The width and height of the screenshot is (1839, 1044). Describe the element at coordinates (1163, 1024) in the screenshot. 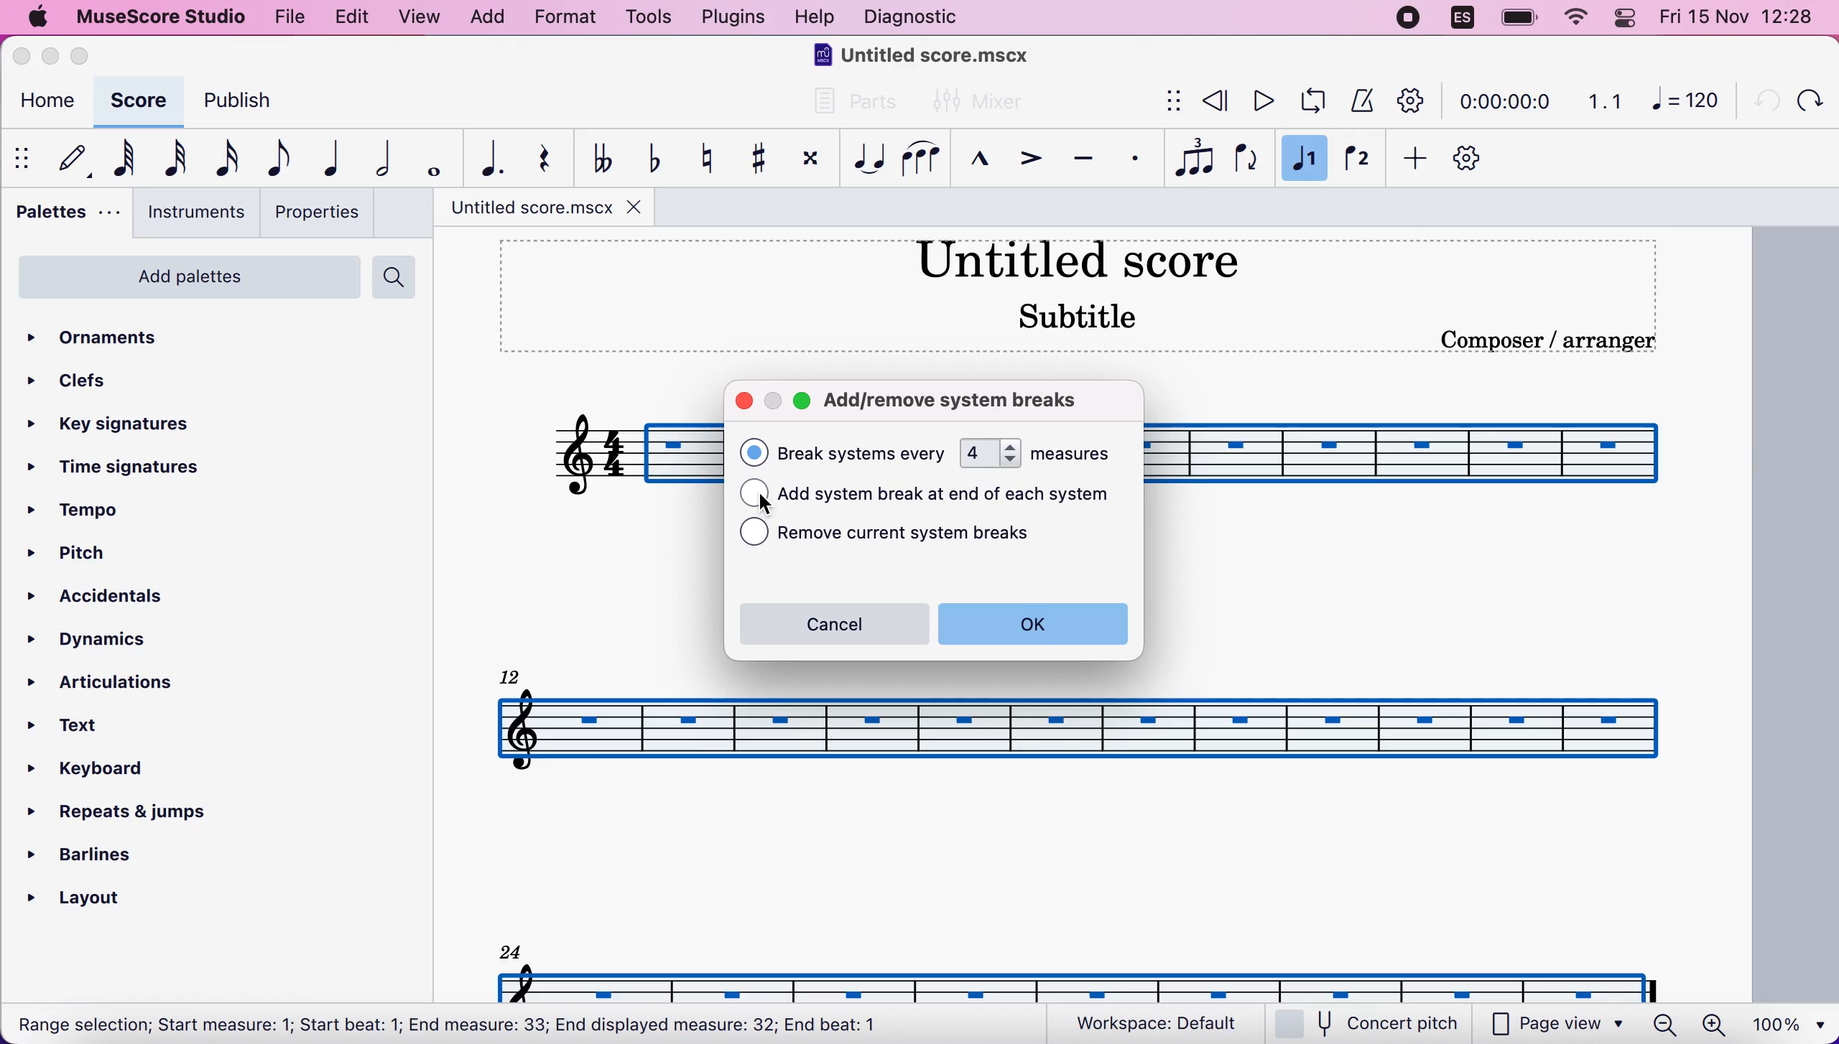

I see `workspace: default` at that location.